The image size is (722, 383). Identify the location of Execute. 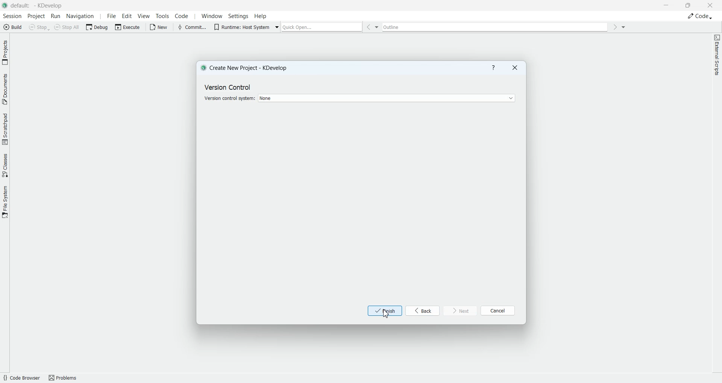
(128, 27).